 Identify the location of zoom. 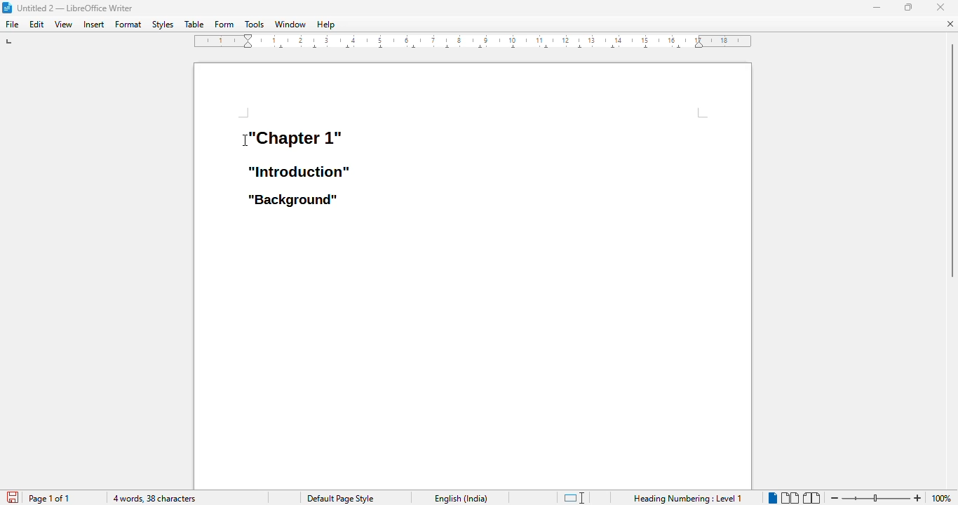
(875, 498).